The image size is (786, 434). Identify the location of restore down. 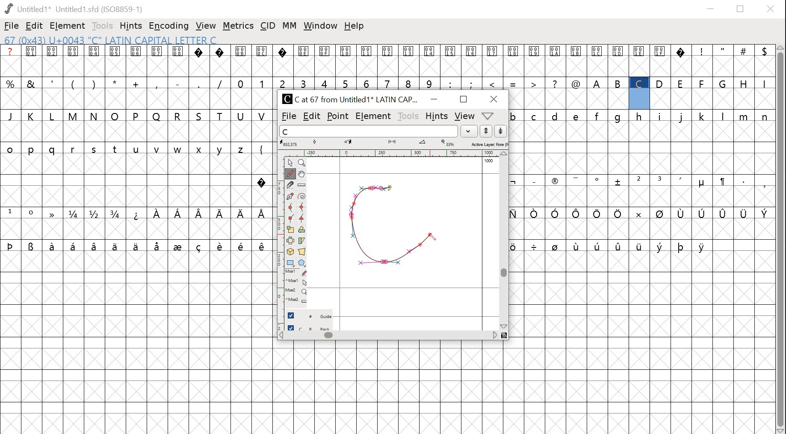
(741, 9).